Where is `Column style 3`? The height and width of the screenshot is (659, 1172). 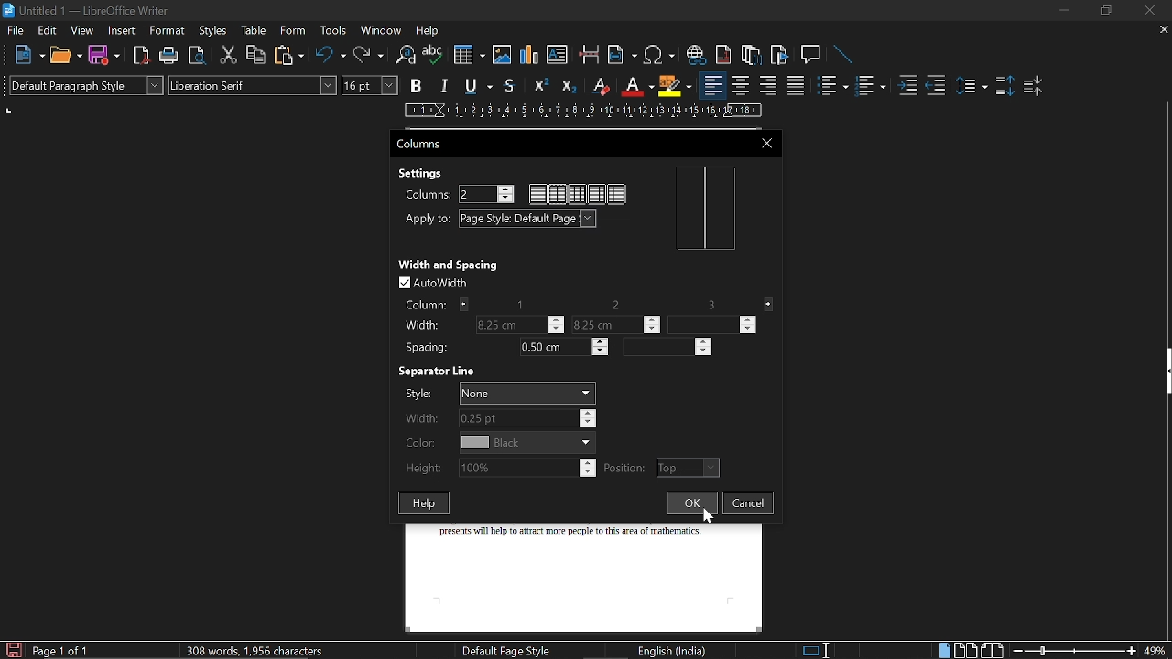
Column style 3 is located at coordinates (619, 194).